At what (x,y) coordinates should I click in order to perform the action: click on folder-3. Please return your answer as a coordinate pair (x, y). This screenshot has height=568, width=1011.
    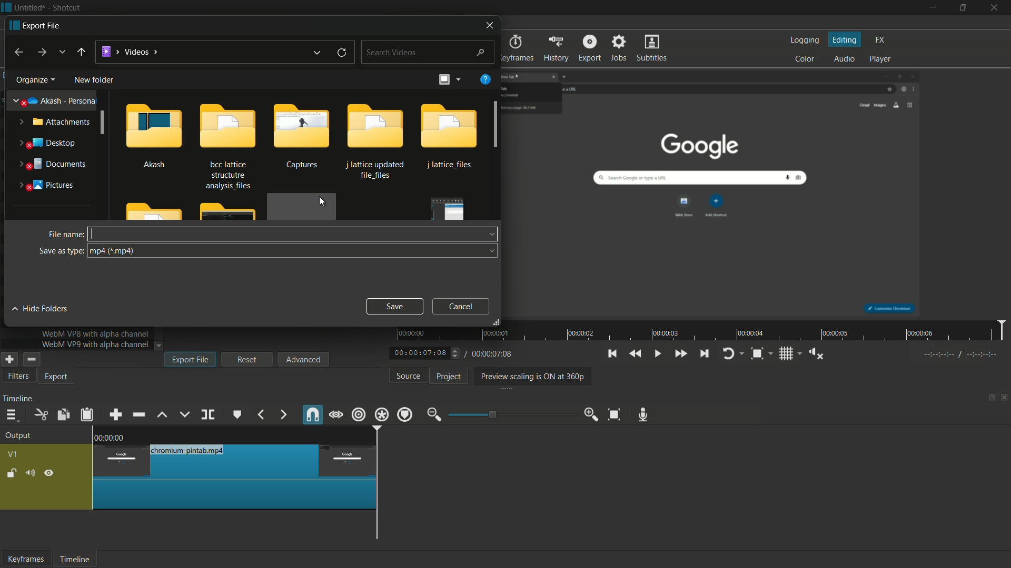
    Looking at the image, I should click on (301, 137).